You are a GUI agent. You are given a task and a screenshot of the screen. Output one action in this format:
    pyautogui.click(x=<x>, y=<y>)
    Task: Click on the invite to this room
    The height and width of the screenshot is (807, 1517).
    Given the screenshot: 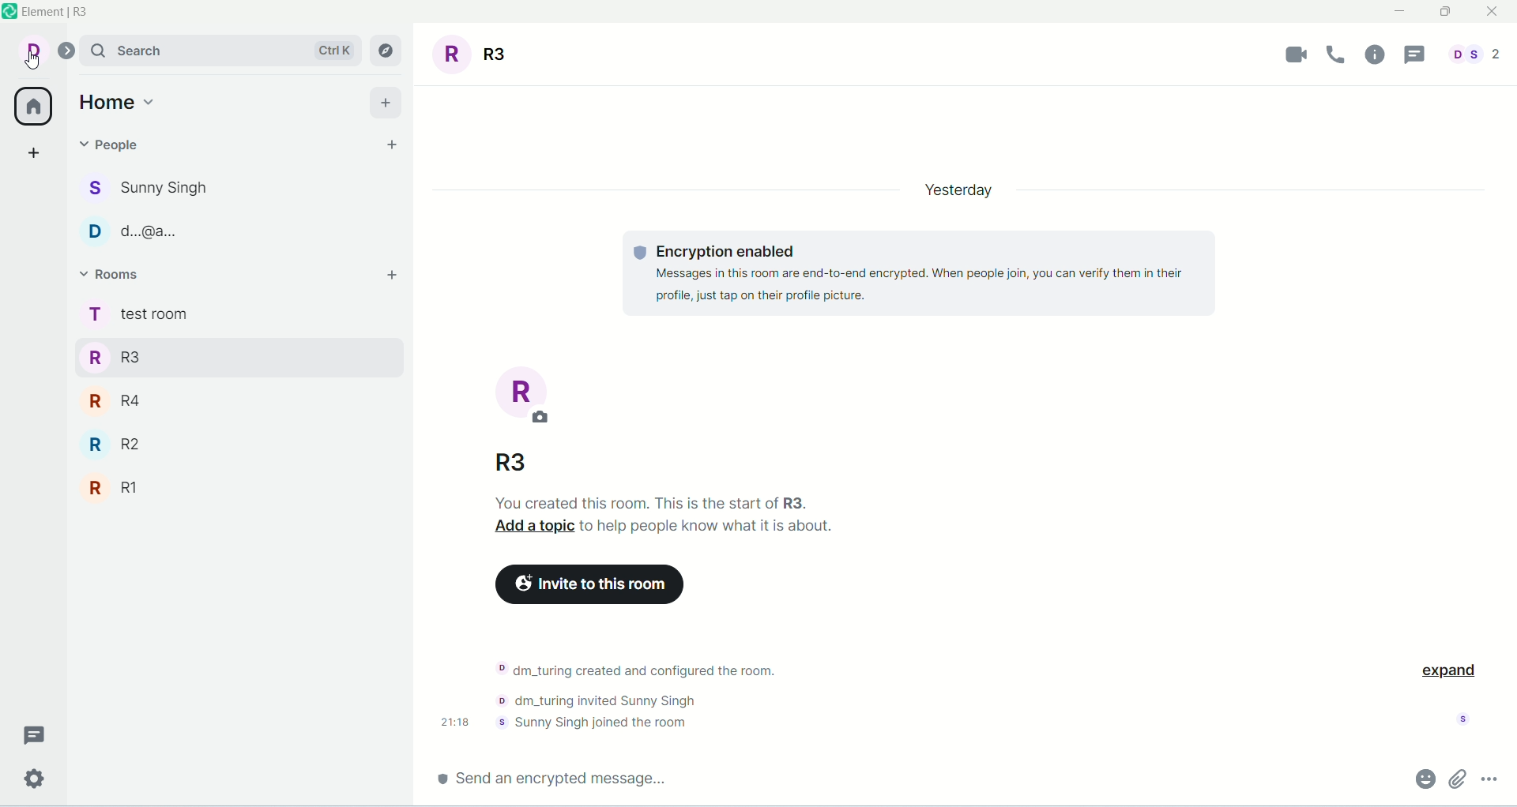 What is the action you would take?
    pyautogui.click(x=586, y=584)
    